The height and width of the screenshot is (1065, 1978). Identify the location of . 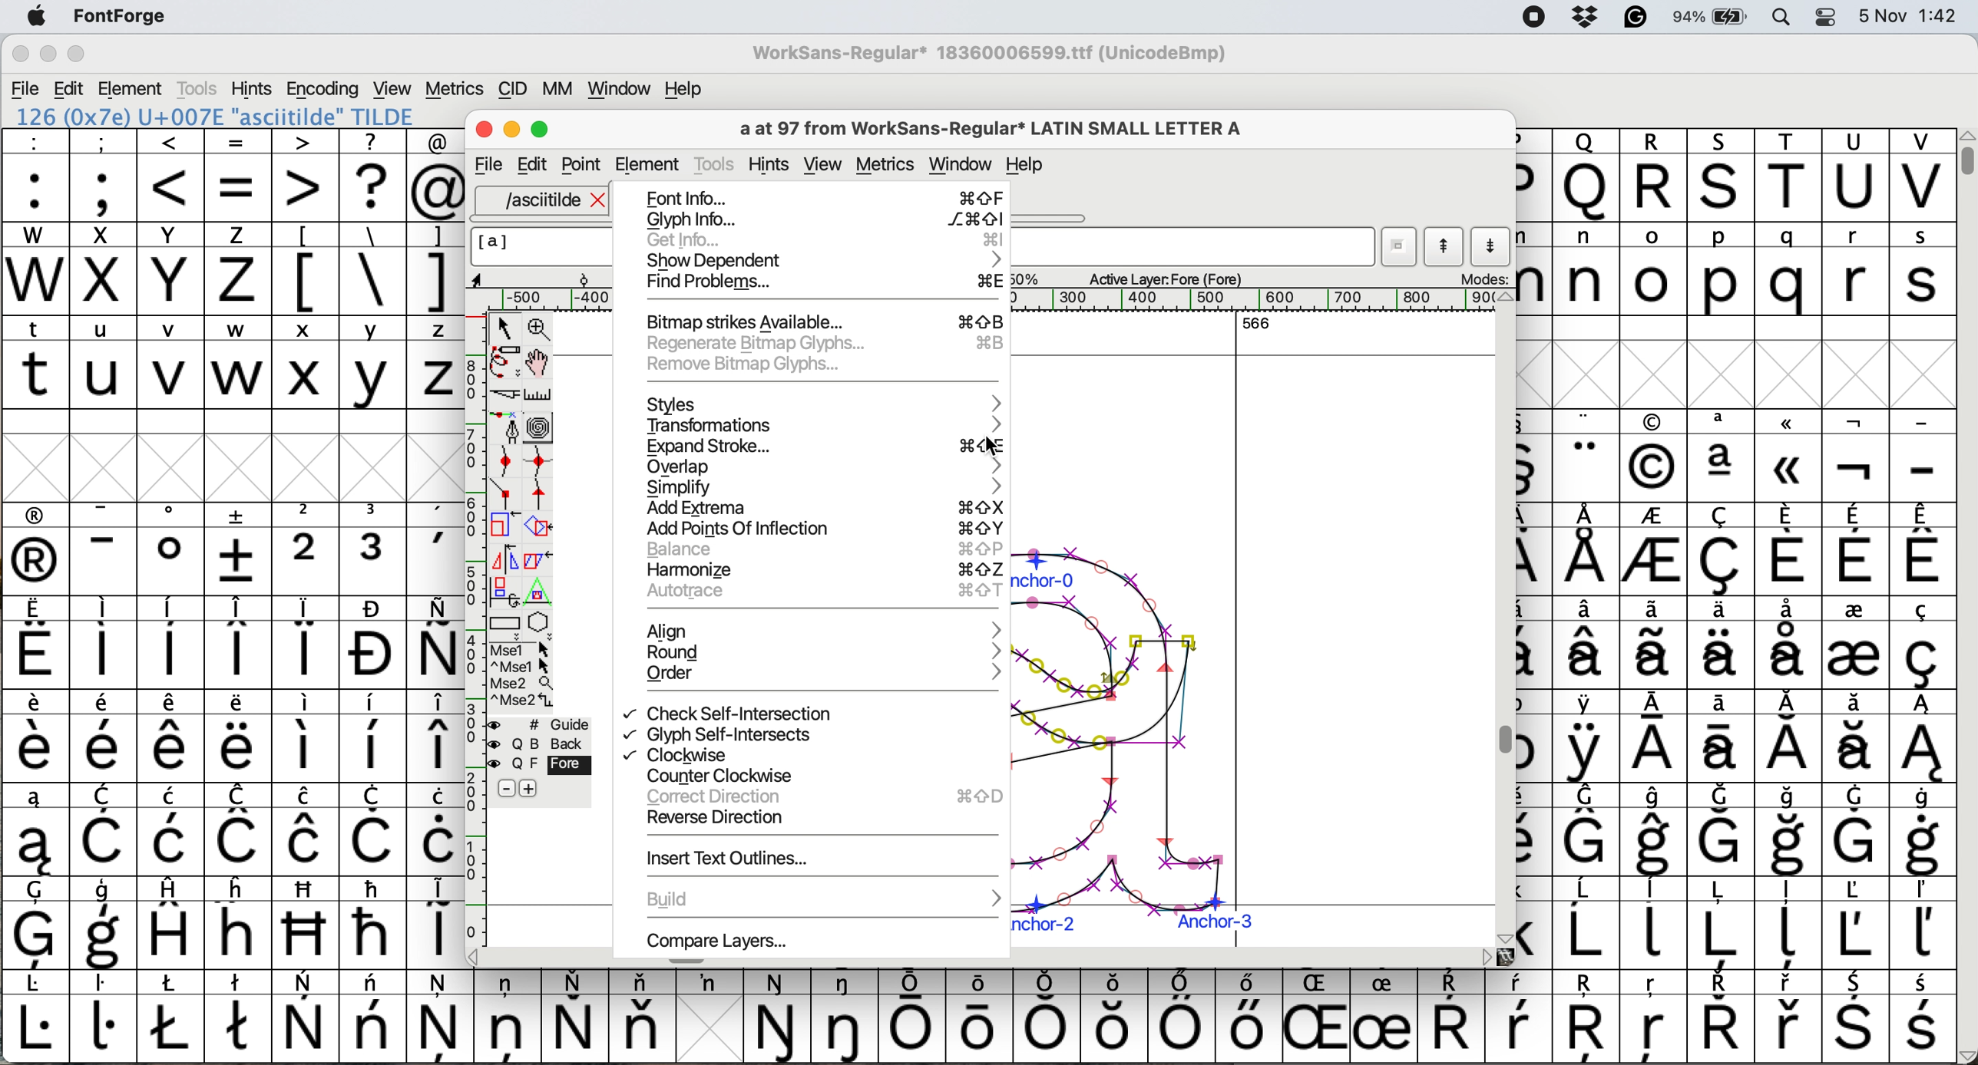
(1790, 455).